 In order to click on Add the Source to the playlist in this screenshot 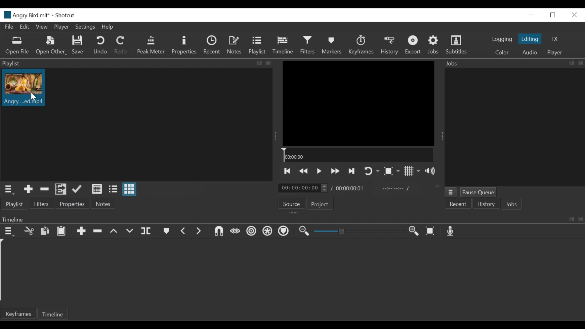, I will do `click(29, 189)`.